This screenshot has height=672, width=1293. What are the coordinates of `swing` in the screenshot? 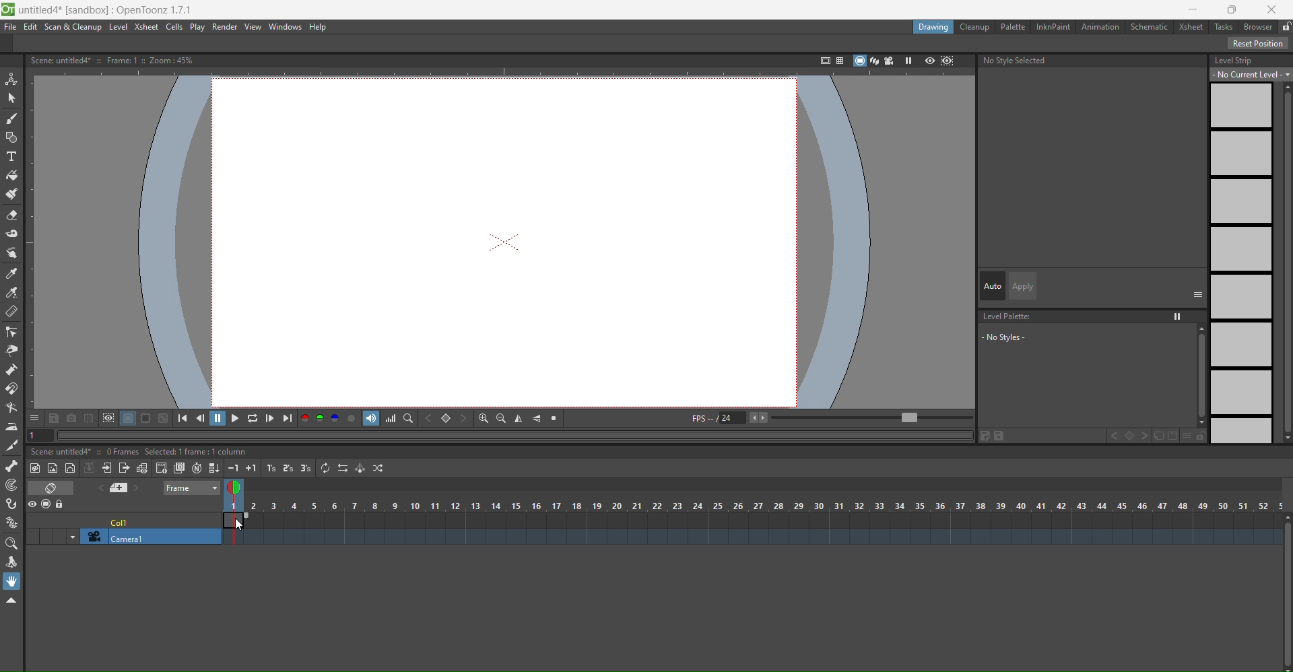 It's located at (360, 468).